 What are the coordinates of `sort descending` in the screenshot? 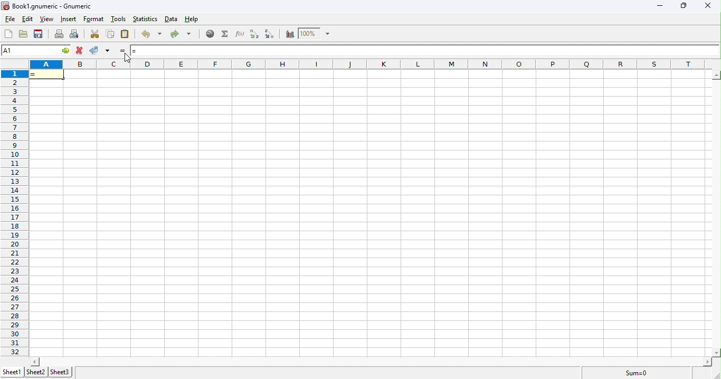 It's located at (270, 34).